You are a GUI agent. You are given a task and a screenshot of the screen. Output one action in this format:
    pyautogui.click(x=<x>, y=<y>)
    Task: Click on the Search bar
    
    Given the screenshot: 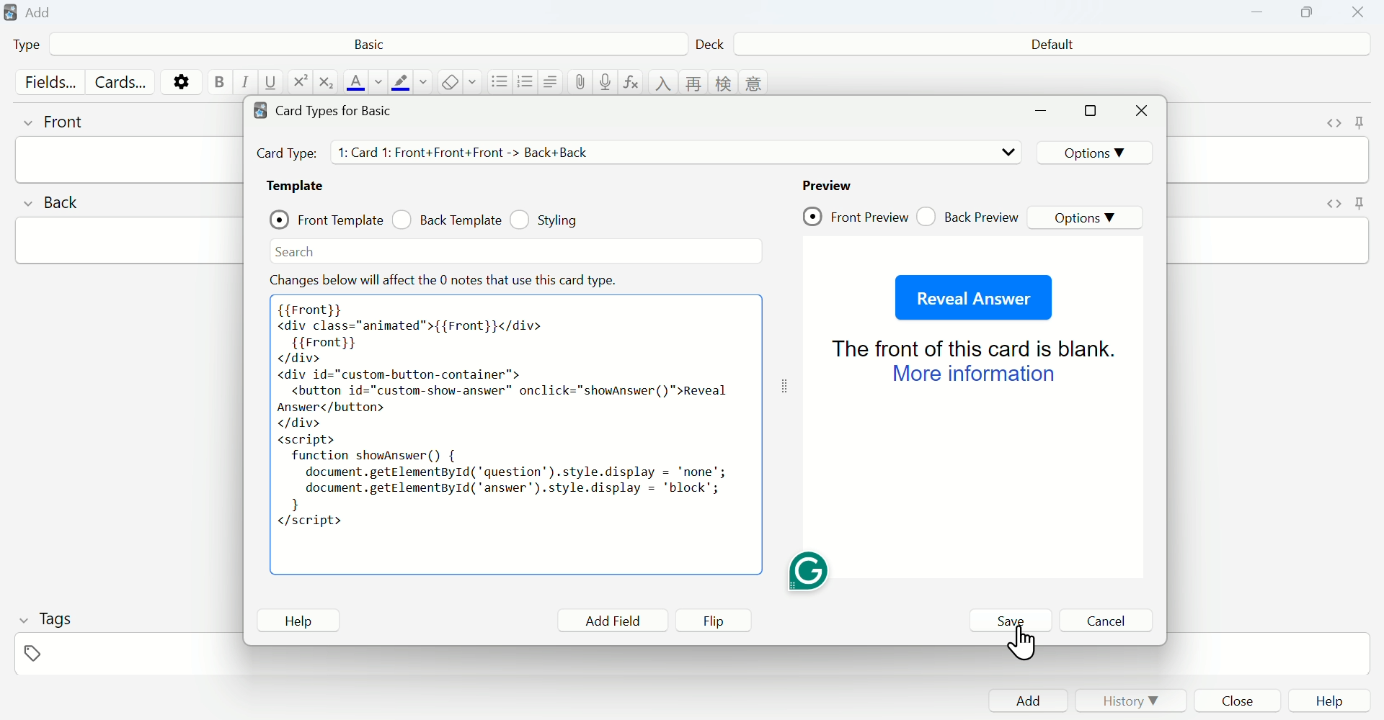 What is the action you would take?
    pyautogui.click(x=516, y=251)
    